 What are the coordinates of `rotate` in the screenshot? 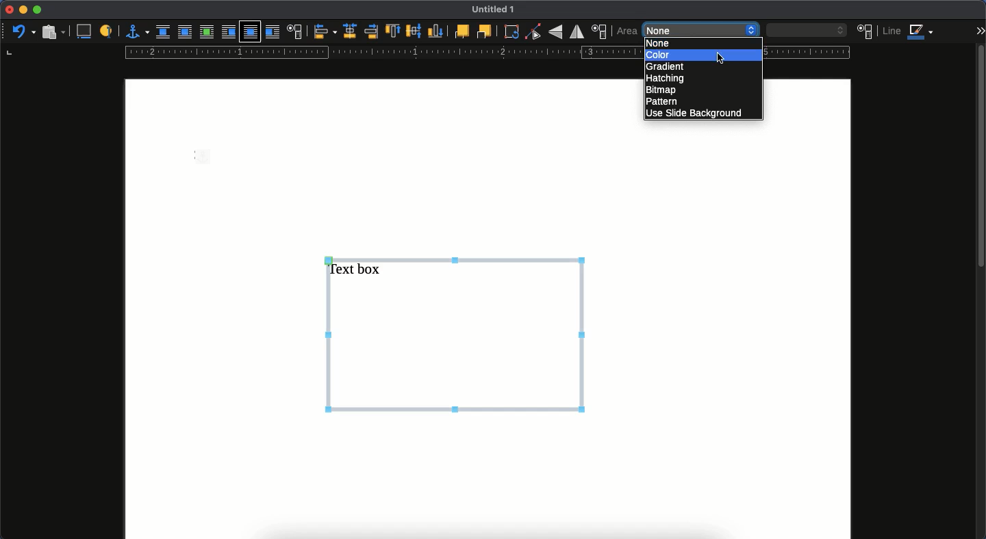 It's located at (511, 33).